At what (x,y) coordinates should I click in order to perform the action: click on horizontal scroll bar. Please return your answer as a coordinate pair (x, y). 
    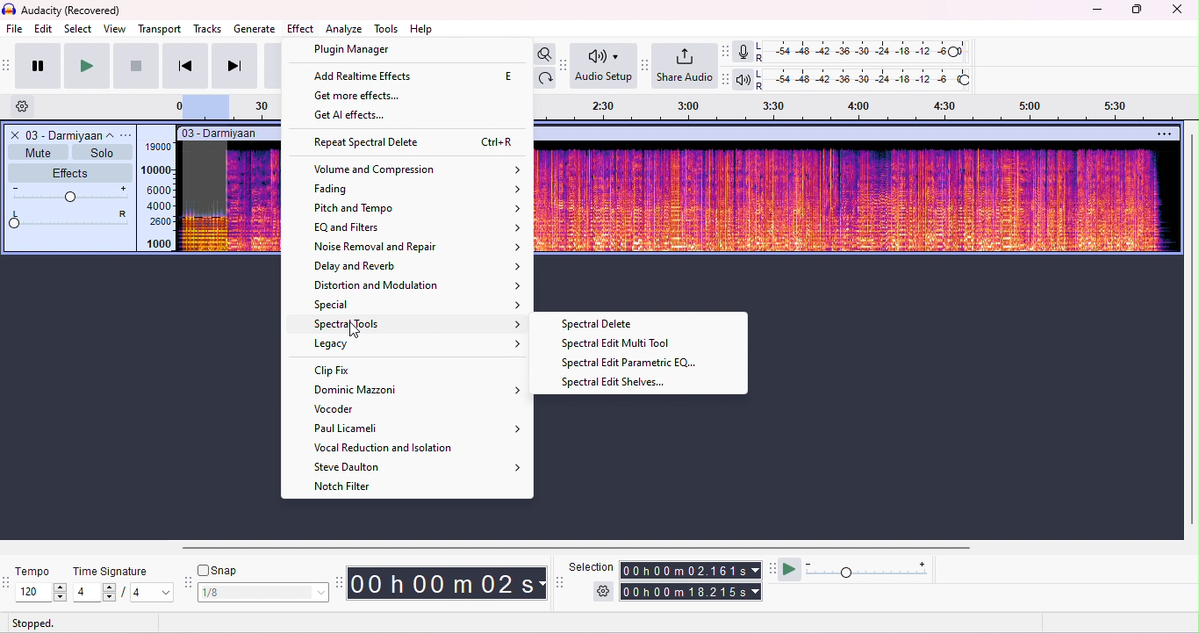
    Looking at the image, I should click on (583, 546).